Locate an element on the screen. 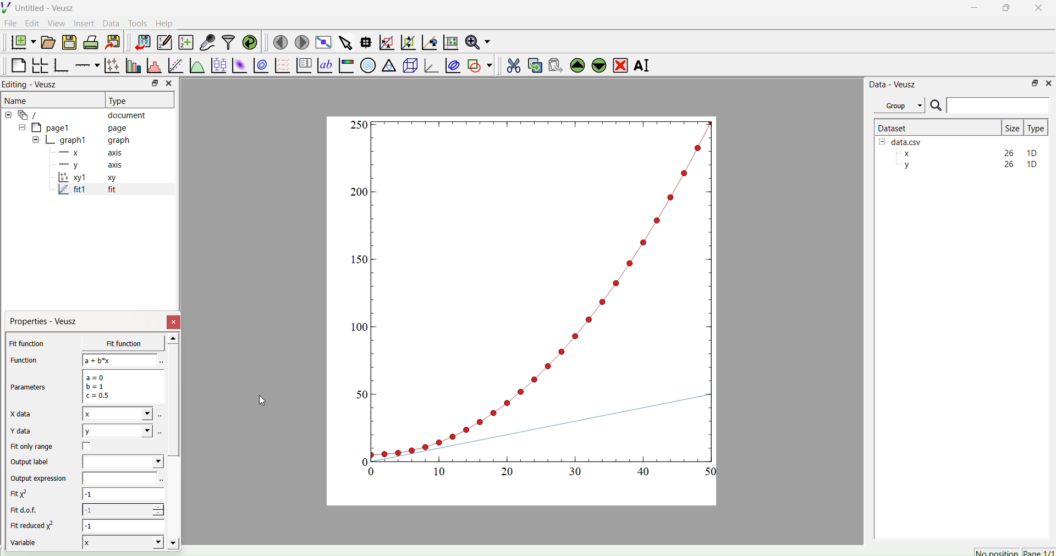 The height and width of the screenshot is (556, 1056). Type is located at coordinates (1036, 128).